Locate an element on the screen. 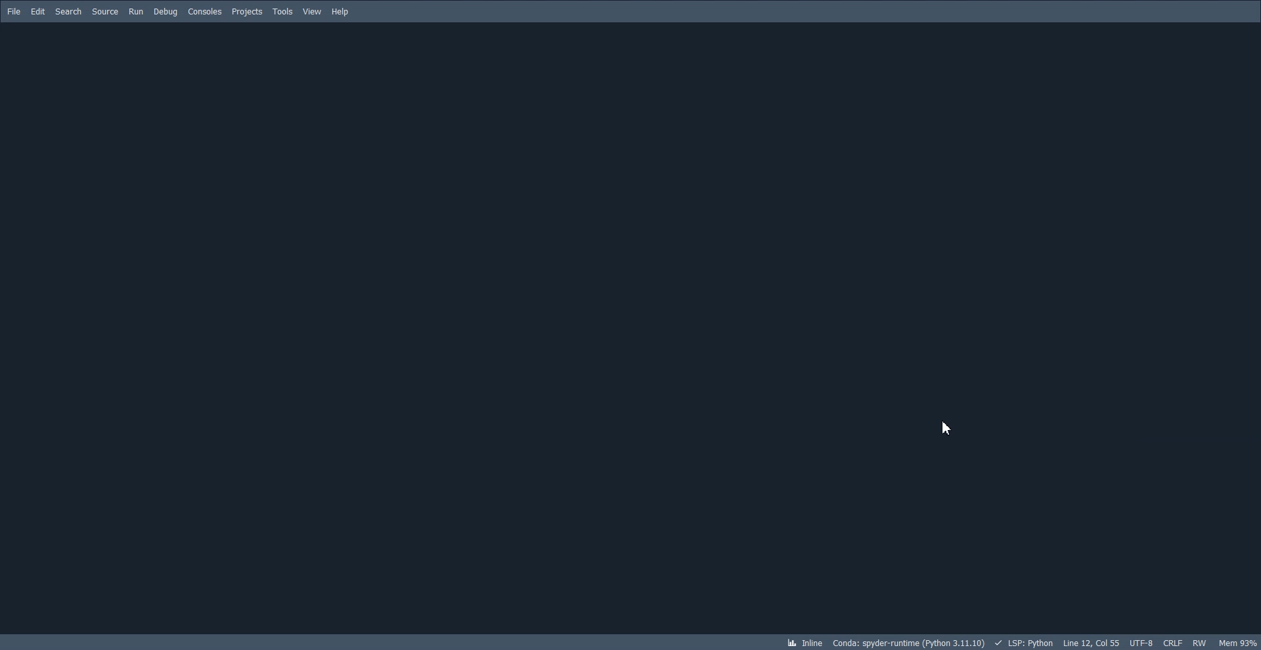 This screenshot has height=650, width=1261. Edit is located at coordinates (38, 12).